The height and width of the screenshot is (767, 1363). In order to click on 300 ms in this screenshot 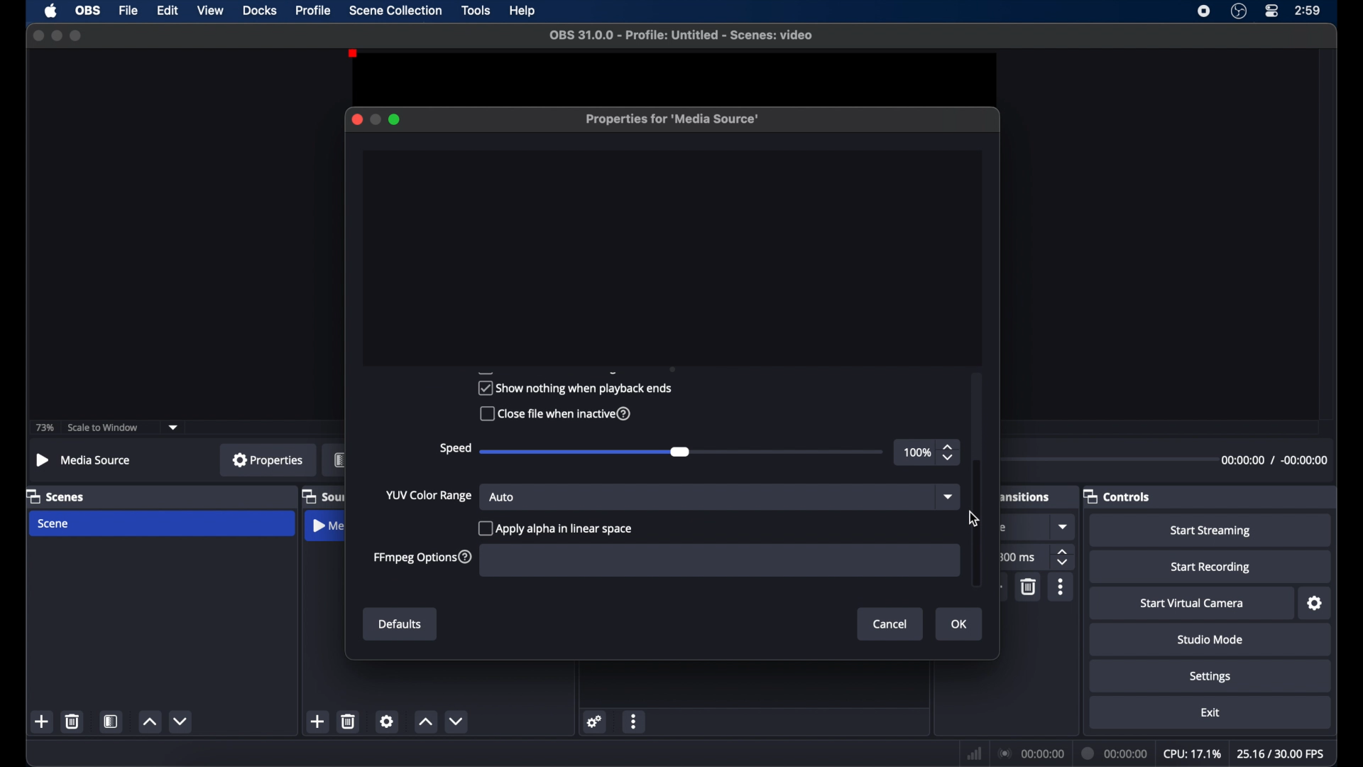, I will do `click(1017, 556)`.